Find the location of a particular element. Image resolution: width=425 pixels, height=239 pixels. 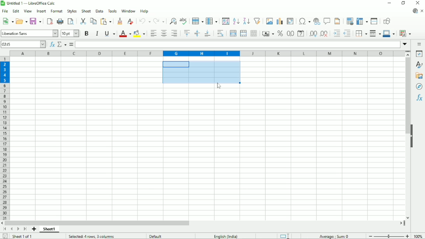

Sheet is located at coordinates (87, 11).